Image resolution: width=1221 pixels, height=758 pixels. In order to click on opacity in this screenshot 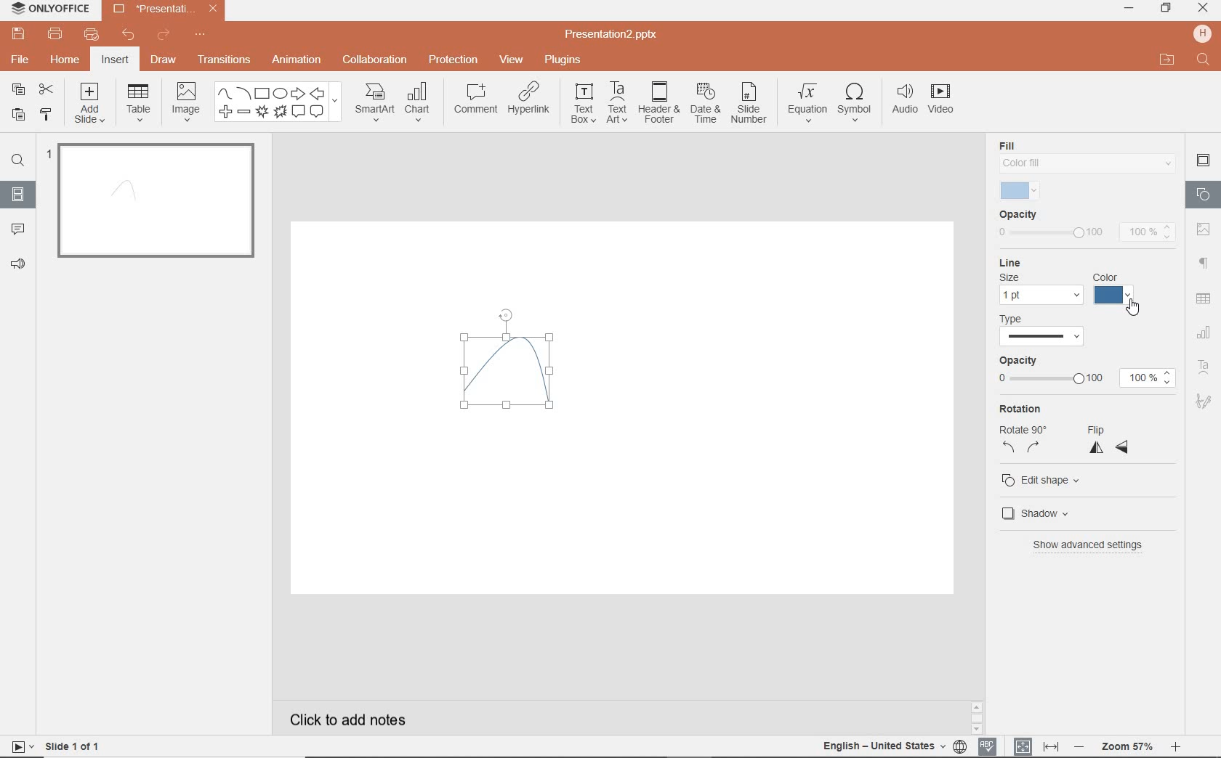, I will do `click(1053, 374)`.